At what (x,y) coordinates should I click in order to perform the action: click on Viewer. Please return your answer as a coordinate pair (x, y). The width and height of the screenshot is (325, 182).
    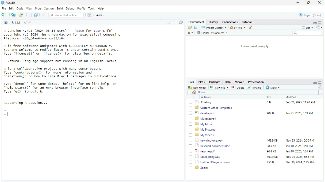
    Looking at the image, I should click on (240, 82).